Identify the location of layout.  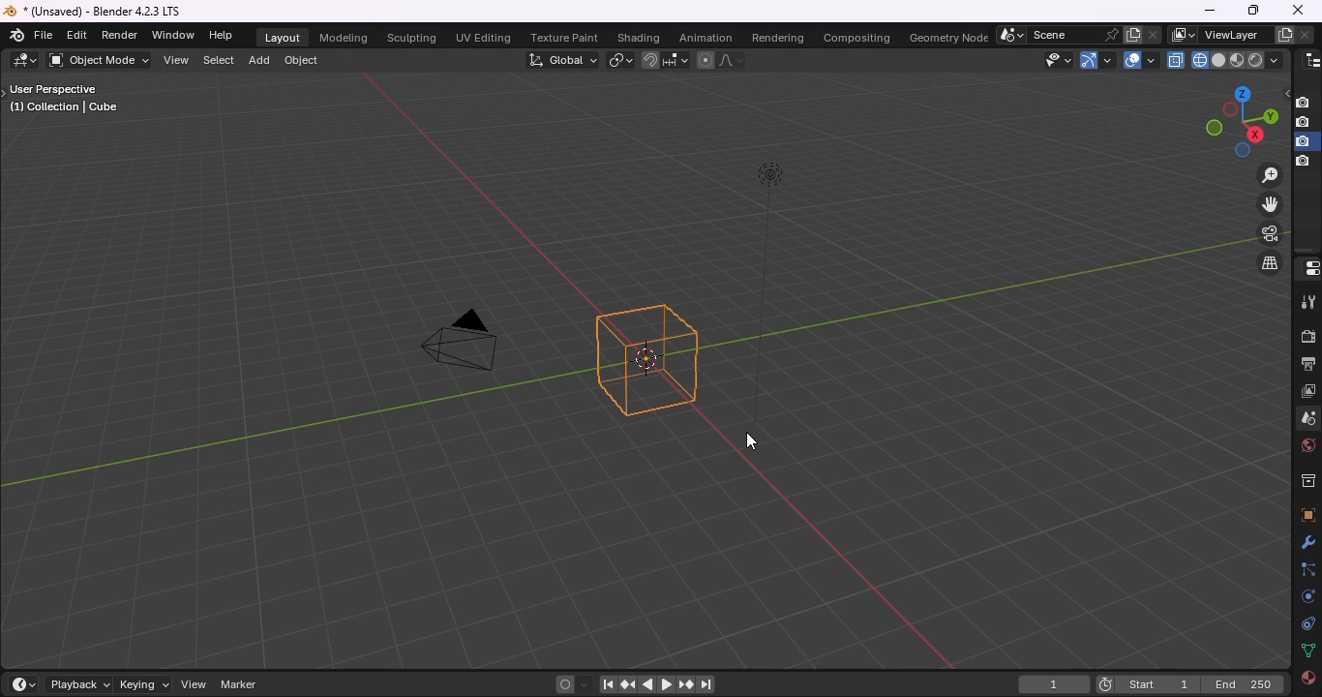
(283, 38).